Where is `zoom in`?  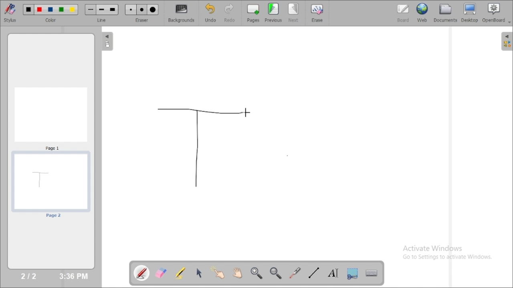
zoom in is located at coordinates (256, 273).